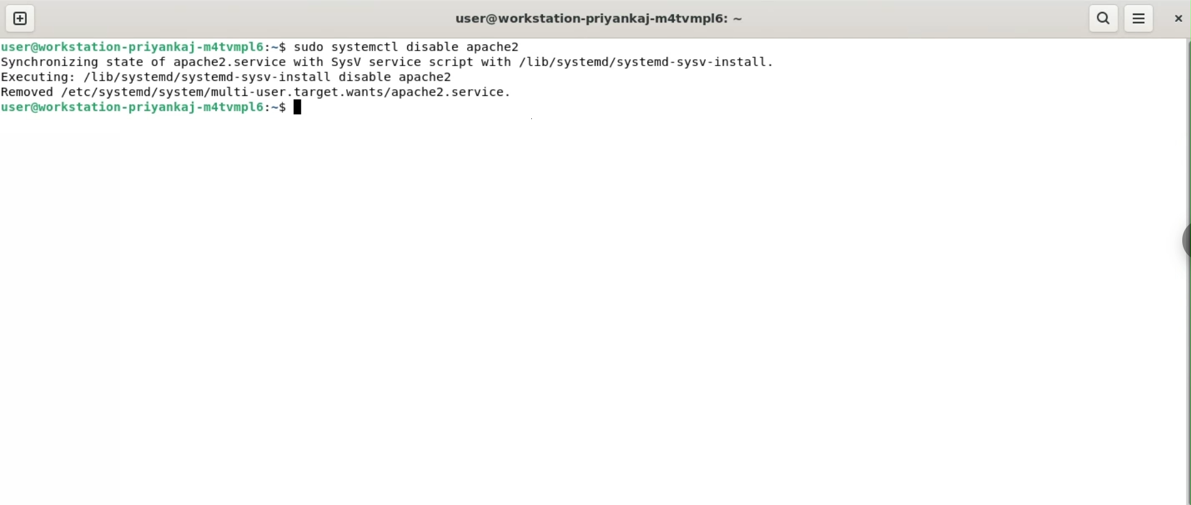 The height and width of the screenshot is (505, 1191). What do you see at coordinates (143, 45) in the screenshot?
I see `user@workstation-priyankaj-m4tvmpl6:~$` at bounding box center [143, 45].